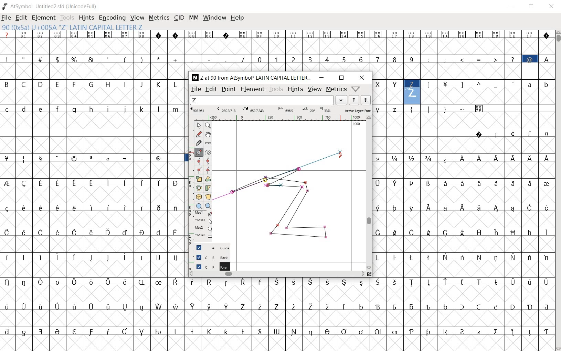 This screenshot has height=351, width=561. What do you see at coordinates (251, 78) in the screenshot?
I see `Z at 90 from AtSymbol* LATIN CAPITAL LETTER...` at bounding box center [251, 78].